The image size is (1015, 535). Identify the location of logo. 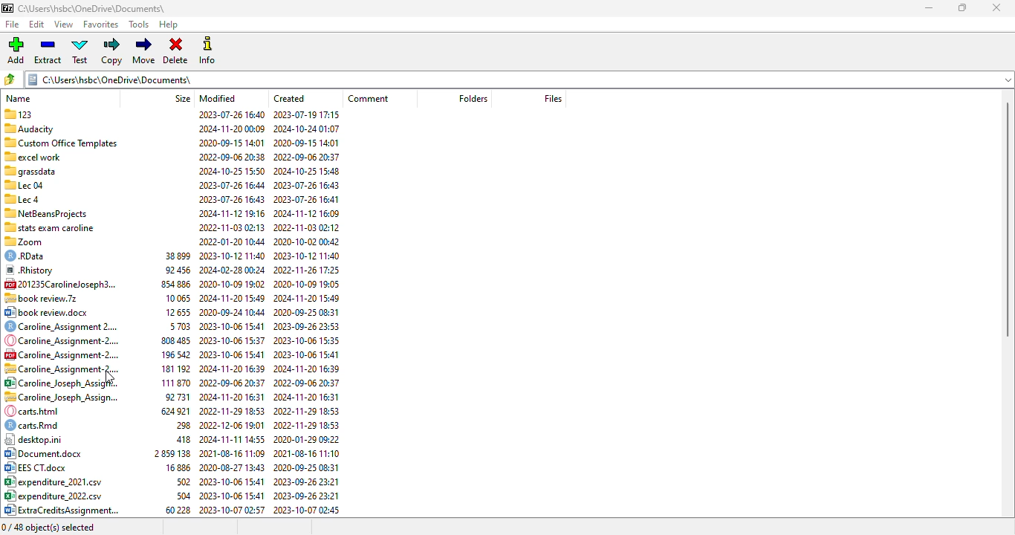
(7, 8).